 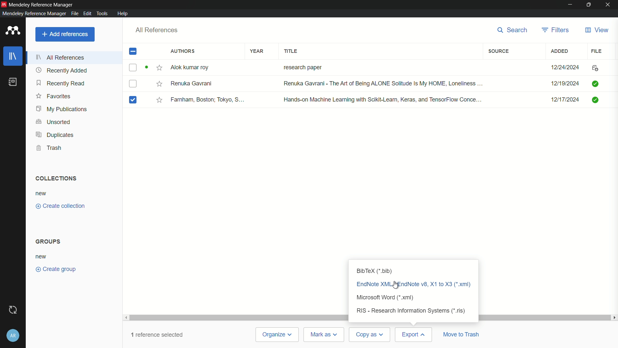 I want to click on new, so click(x=42, y=256).